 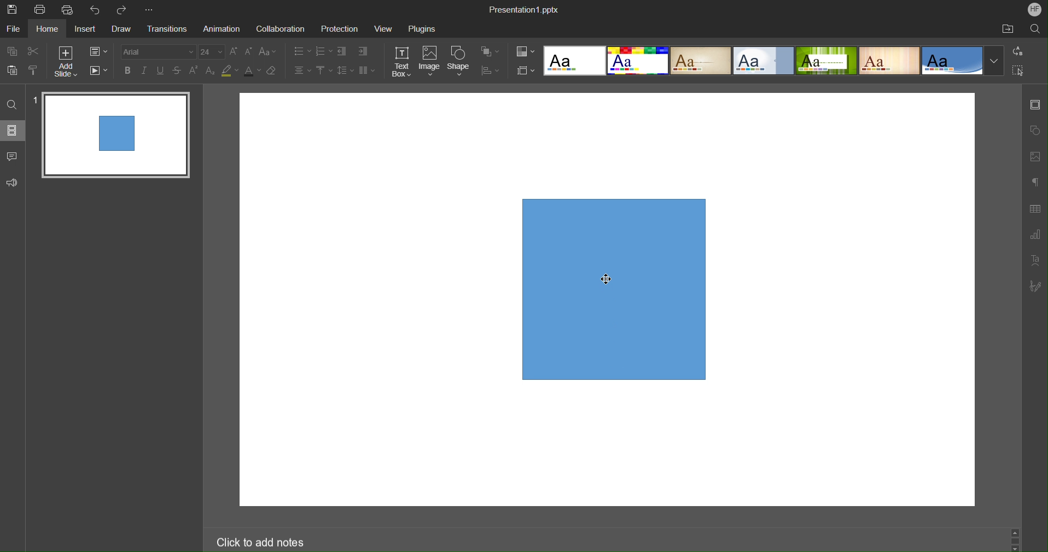 I want to click on Protection, so click(x=341, y=27).